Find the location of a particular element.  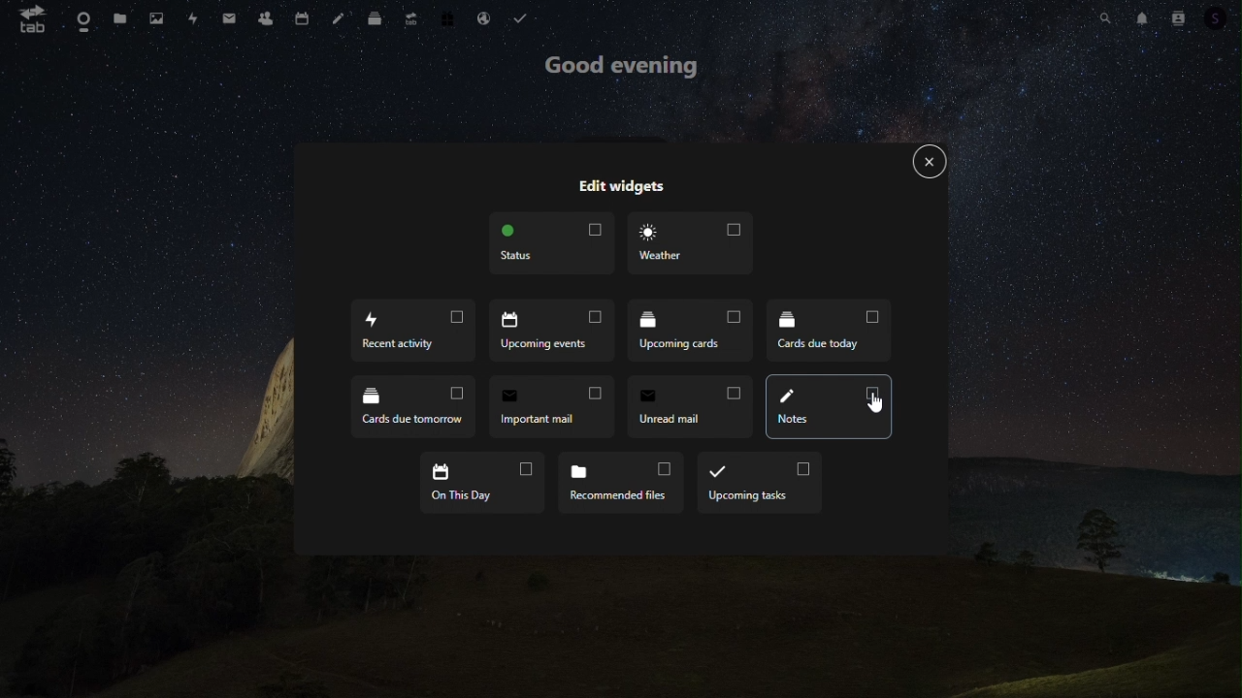

Important mail  is located at coordinates (552, 407).